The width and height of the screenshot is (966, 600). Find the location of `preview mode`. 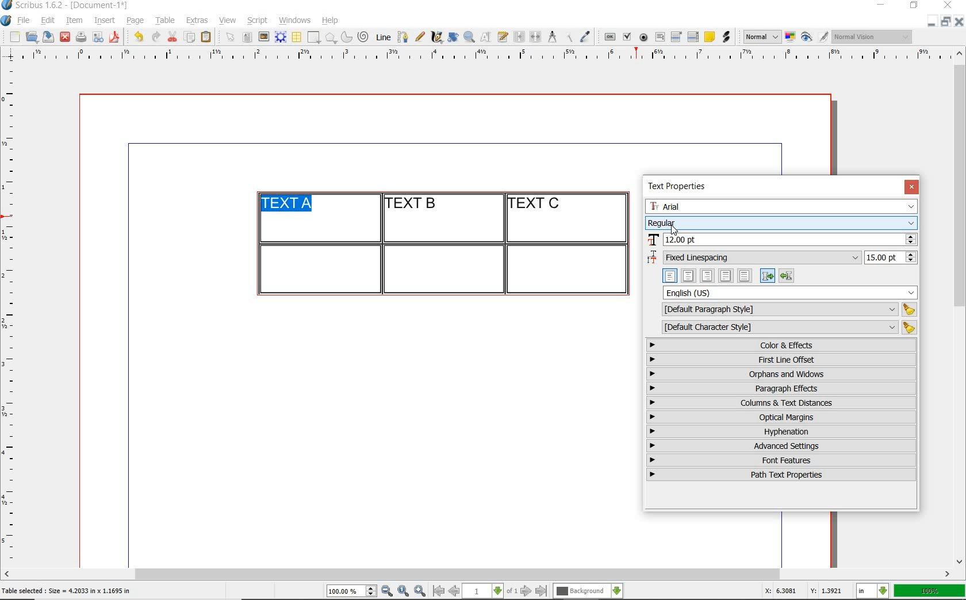

preview mode is located at coordinates (815, 37).